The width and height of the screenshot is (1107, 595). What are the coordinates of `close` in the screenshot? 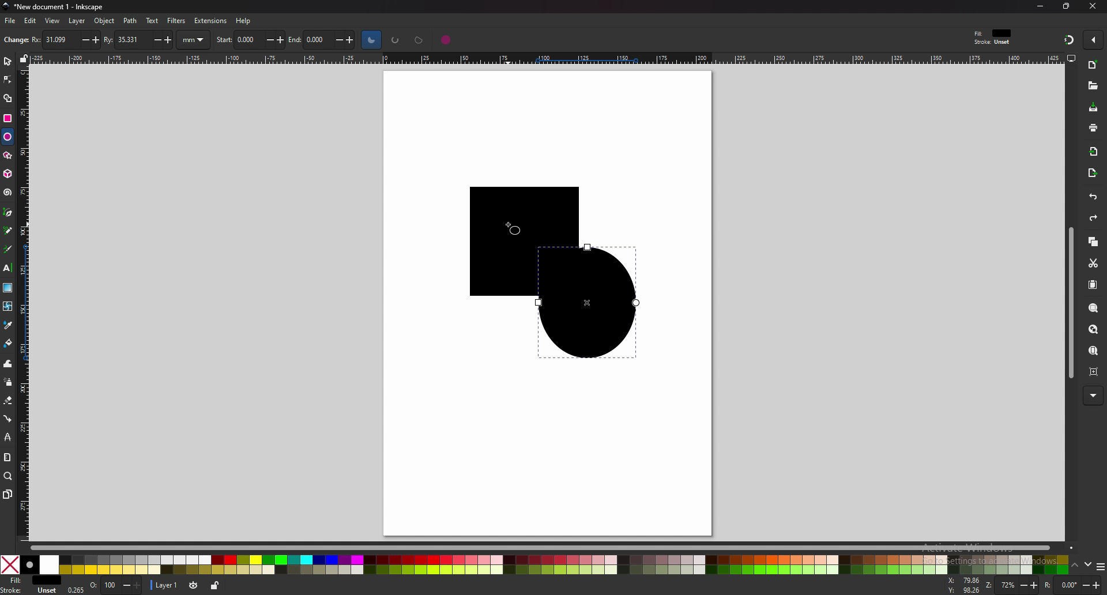 It's located at (1094, 7).